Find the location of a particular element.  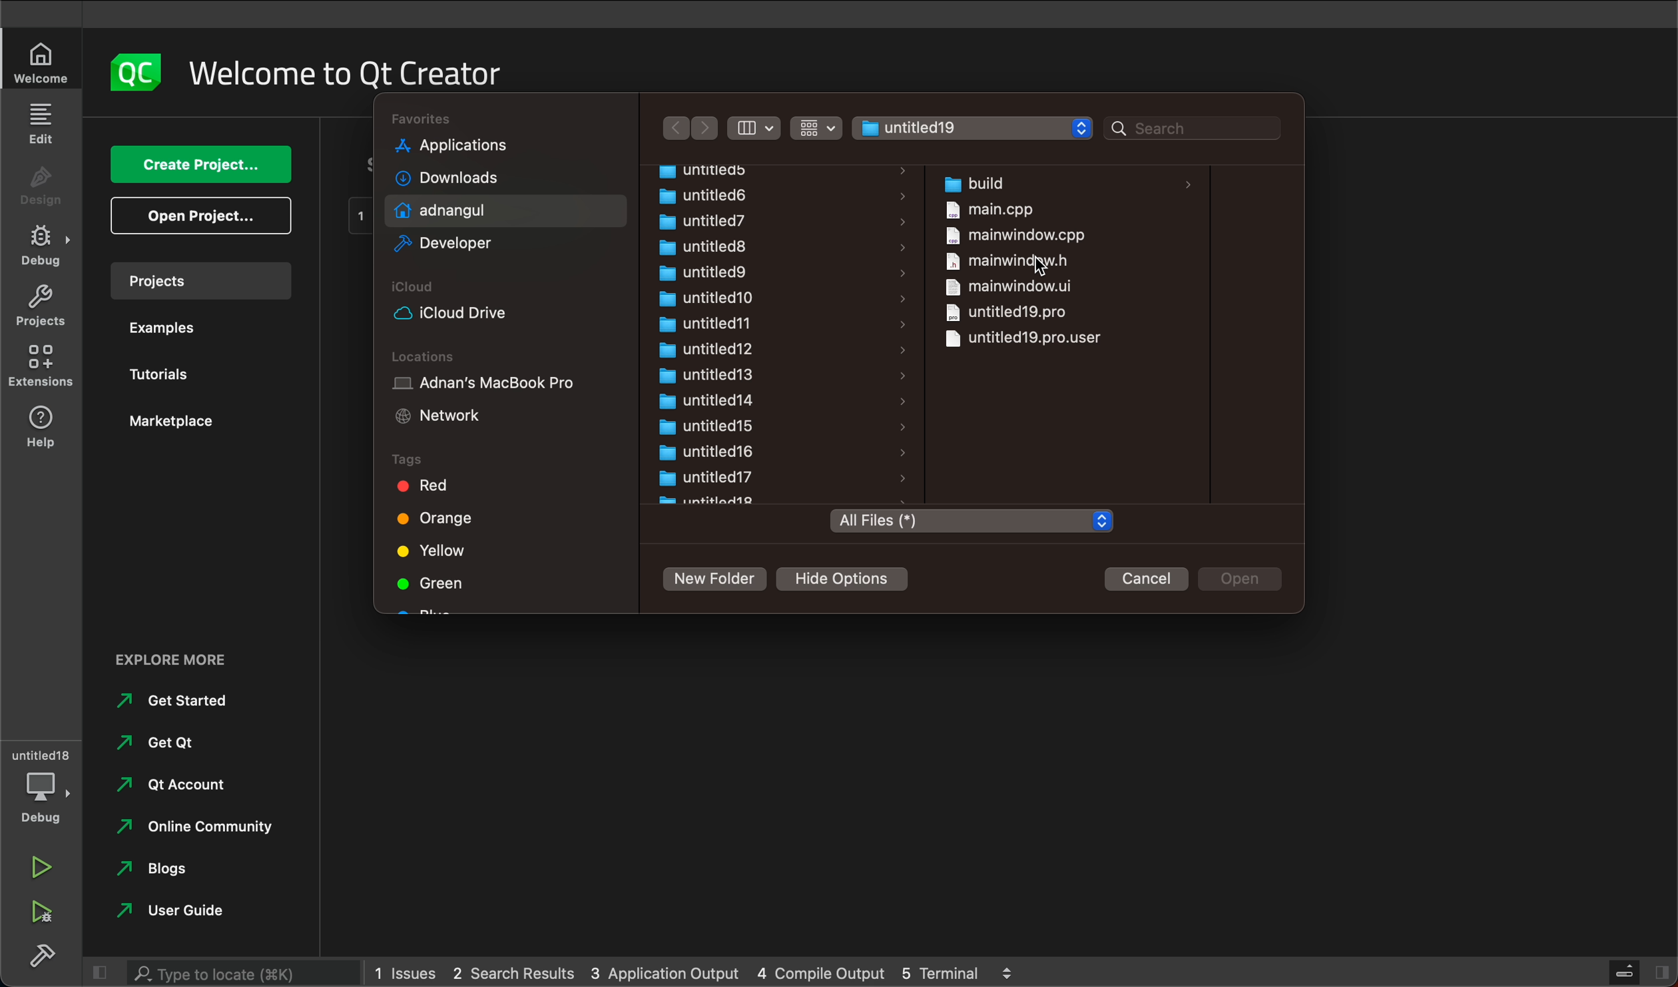

help is located at coordinates (41, 424).